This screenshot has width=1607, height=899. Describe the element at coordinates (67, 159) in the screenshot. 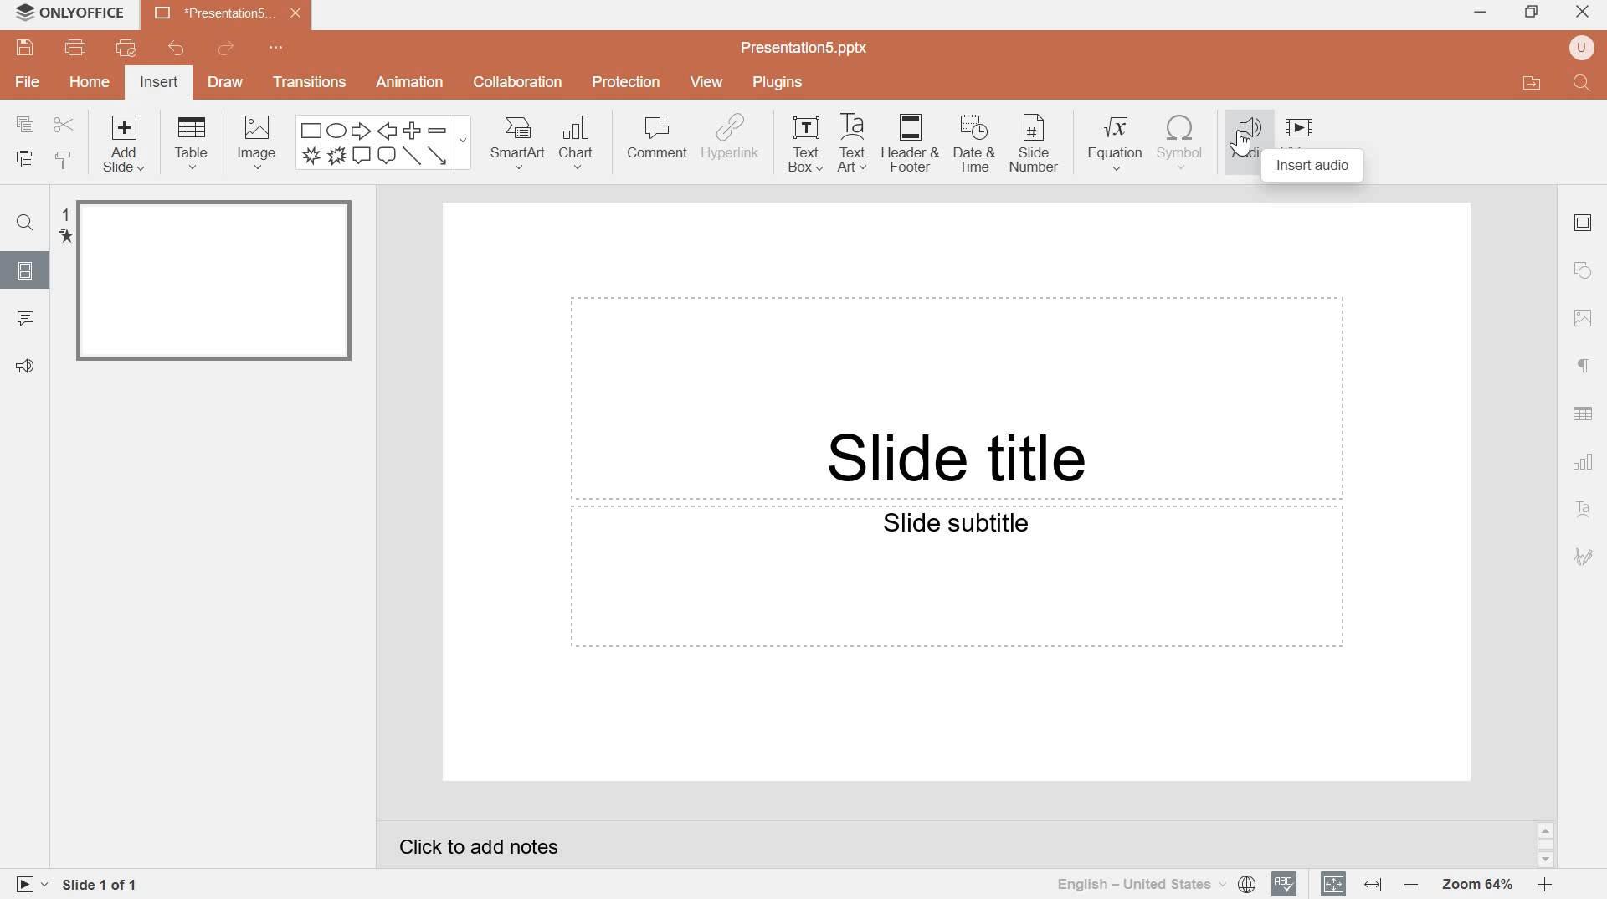

I see `copy style` at that location.